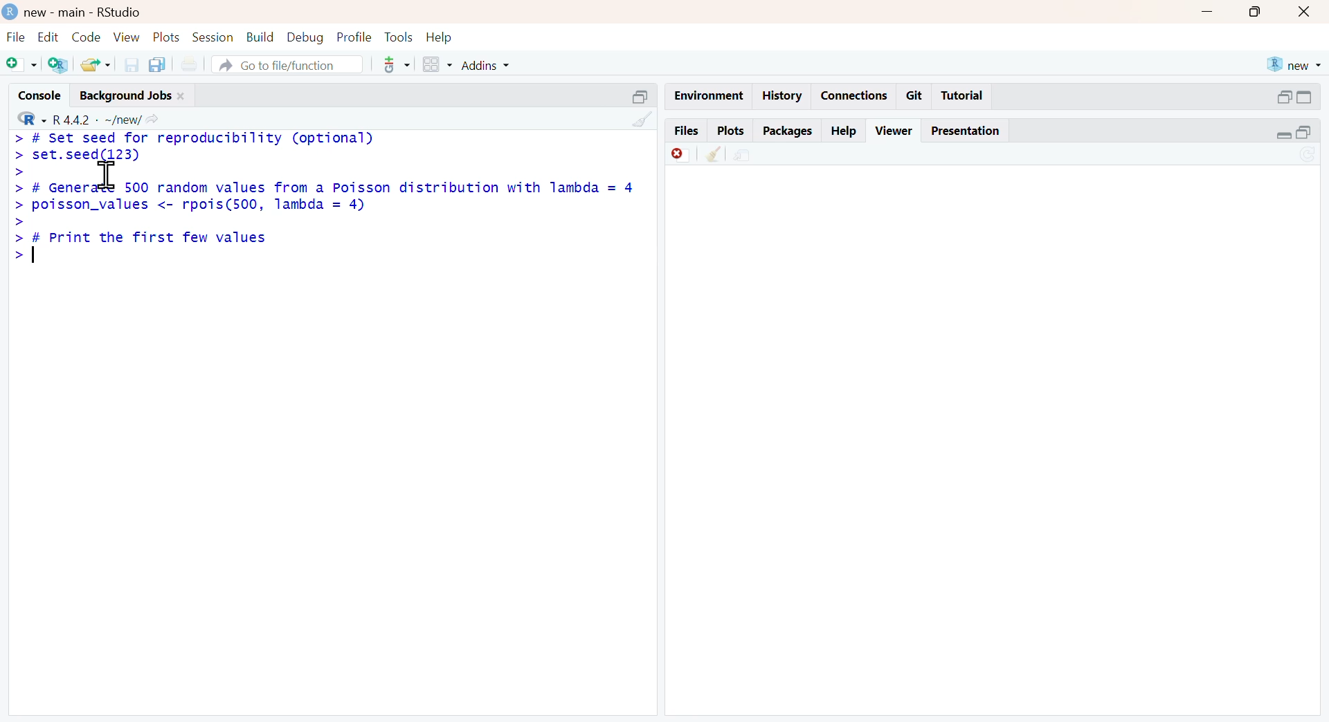  What do you see at coordinates (98, 120) in the screenshot?
I see `R 4.4.2 ~/new/` at bounding box center [98, 120].